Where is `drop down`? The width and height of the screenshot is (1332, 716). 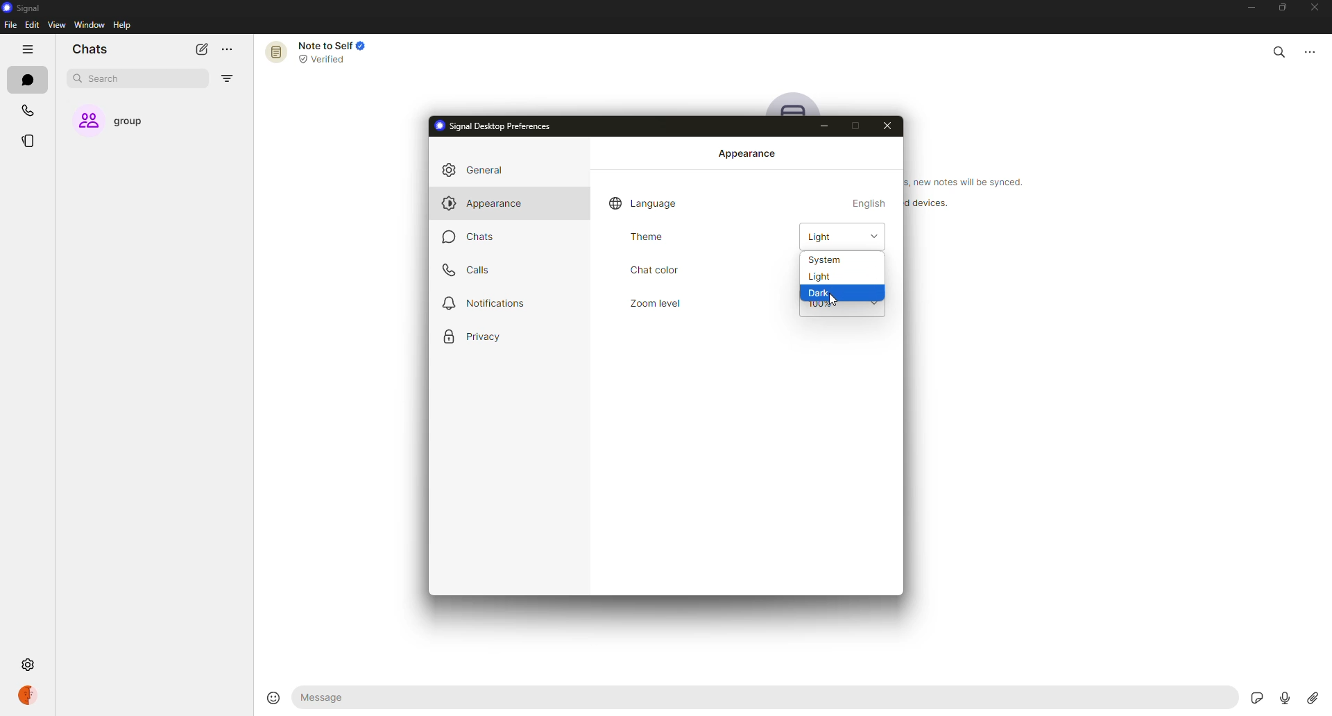
drop down is located at coordinates (875, 236).